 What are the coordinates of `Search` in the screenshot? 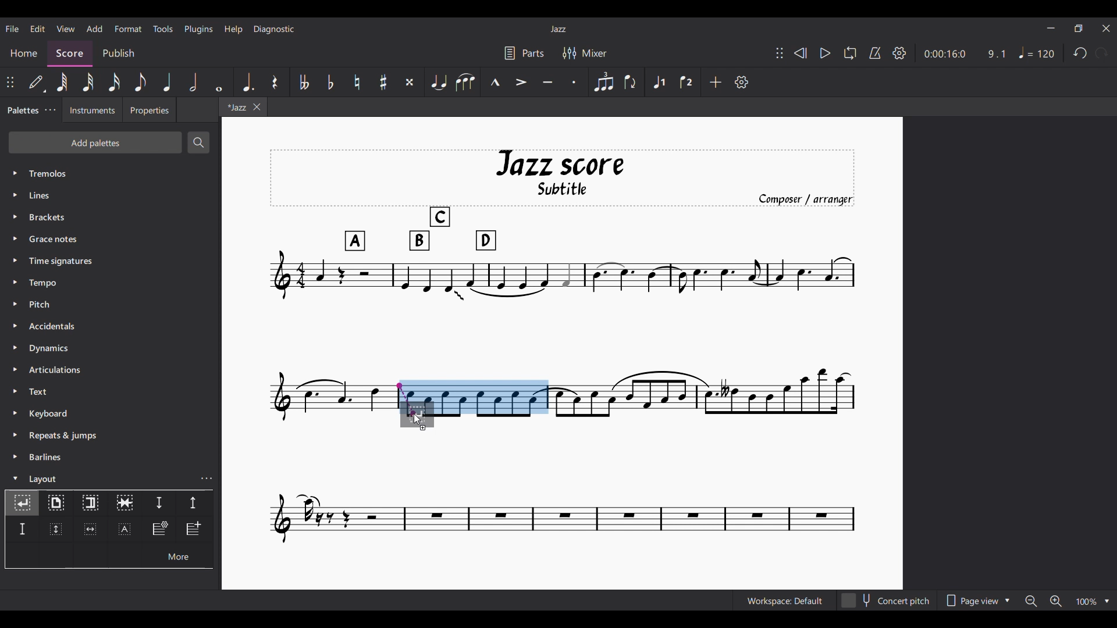 It's located at (198, 142).